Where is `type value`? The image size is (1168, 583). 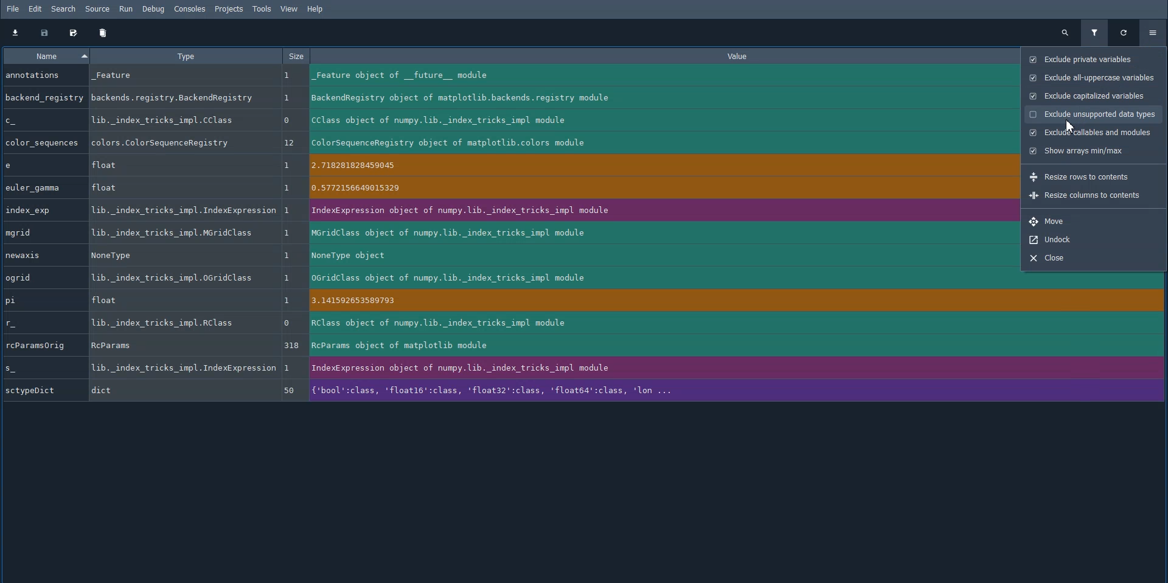 type value is located at coordinates (175, 79).